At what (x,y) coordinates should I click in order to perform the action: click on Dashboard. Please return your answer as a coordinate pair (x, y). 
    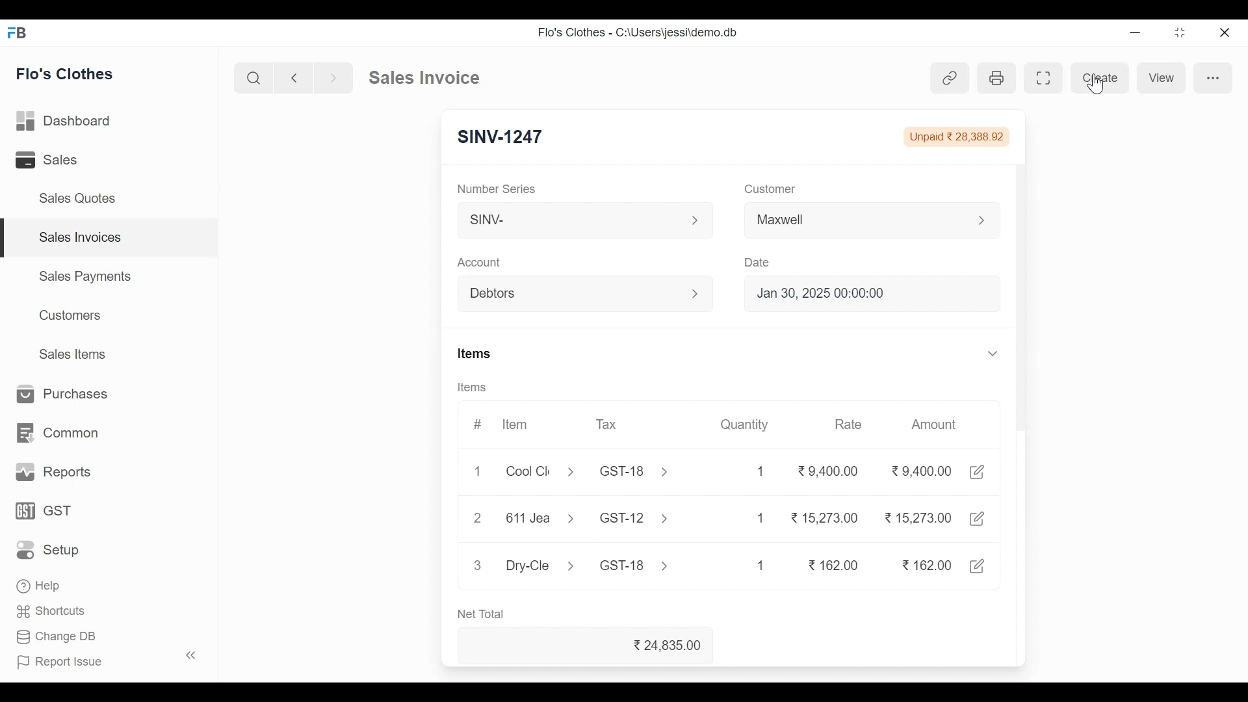
    Looking at the image, I should click on (65, 122).